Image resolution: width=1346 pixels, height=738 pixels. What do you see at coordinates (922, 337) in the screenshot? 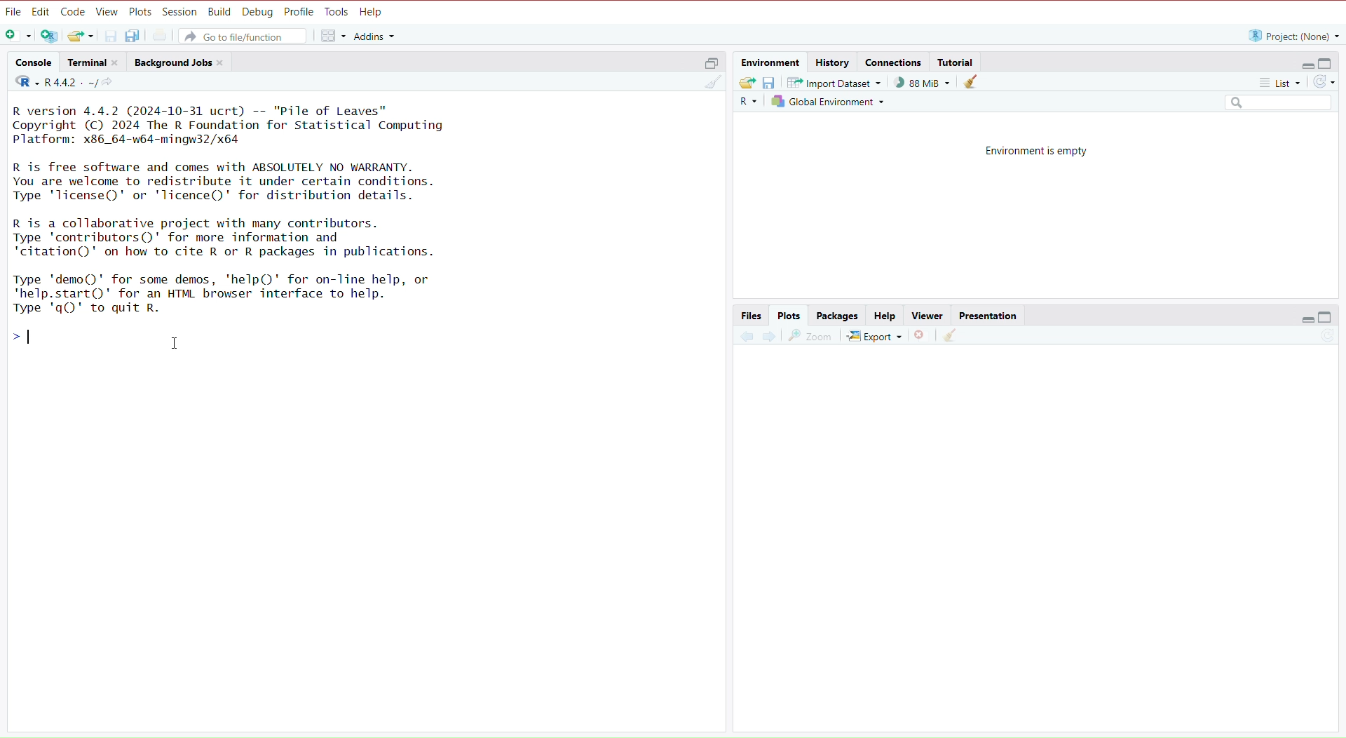
I see `Remove selected` at bounding box center [922, 337].